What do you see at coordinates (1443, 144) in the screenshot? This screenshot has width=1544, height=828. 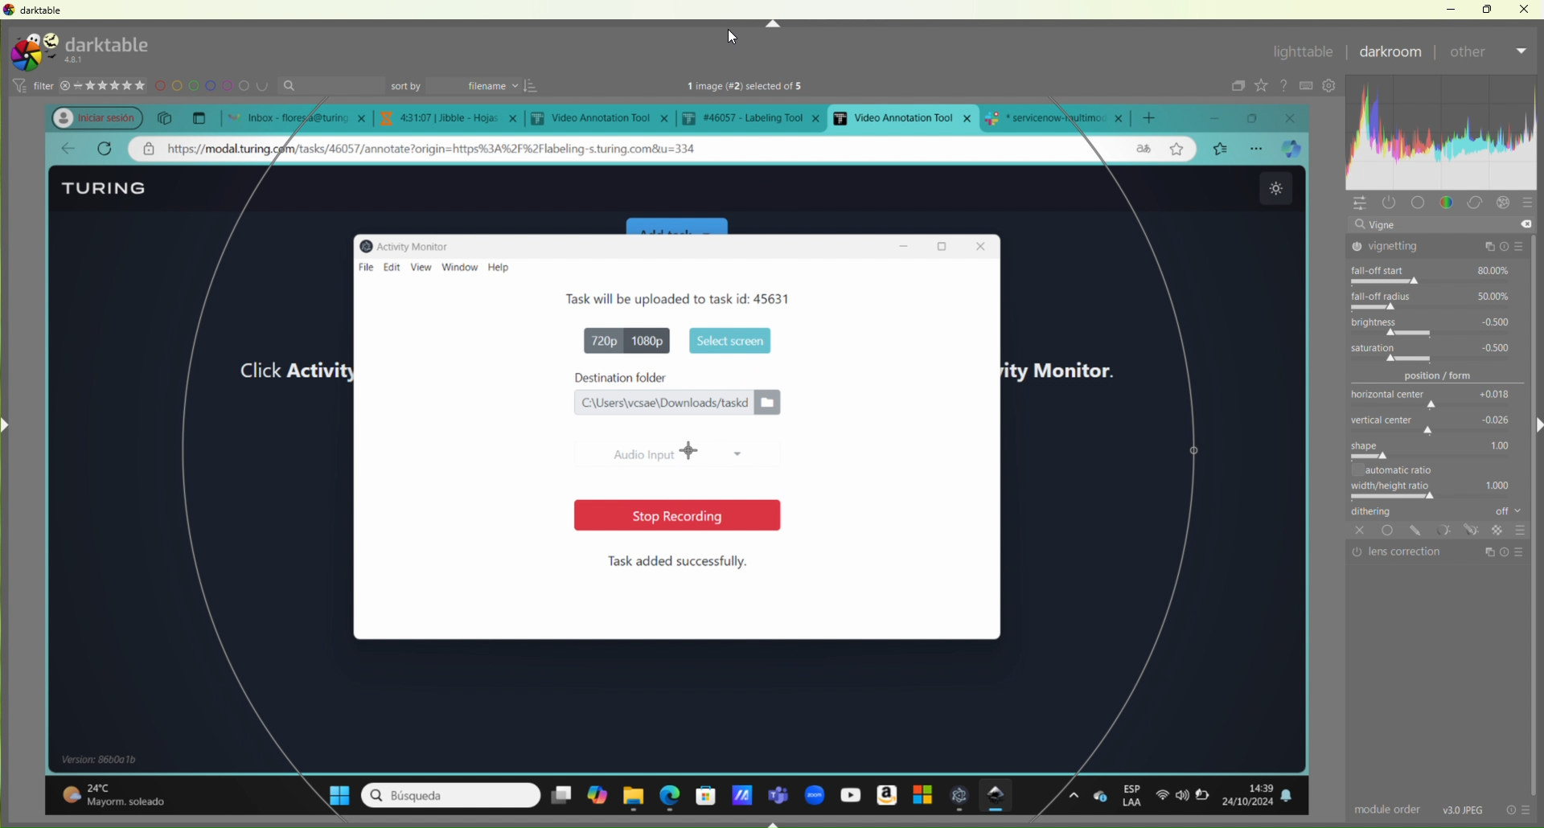 I see `customization` at bounding box center [1443, 144].